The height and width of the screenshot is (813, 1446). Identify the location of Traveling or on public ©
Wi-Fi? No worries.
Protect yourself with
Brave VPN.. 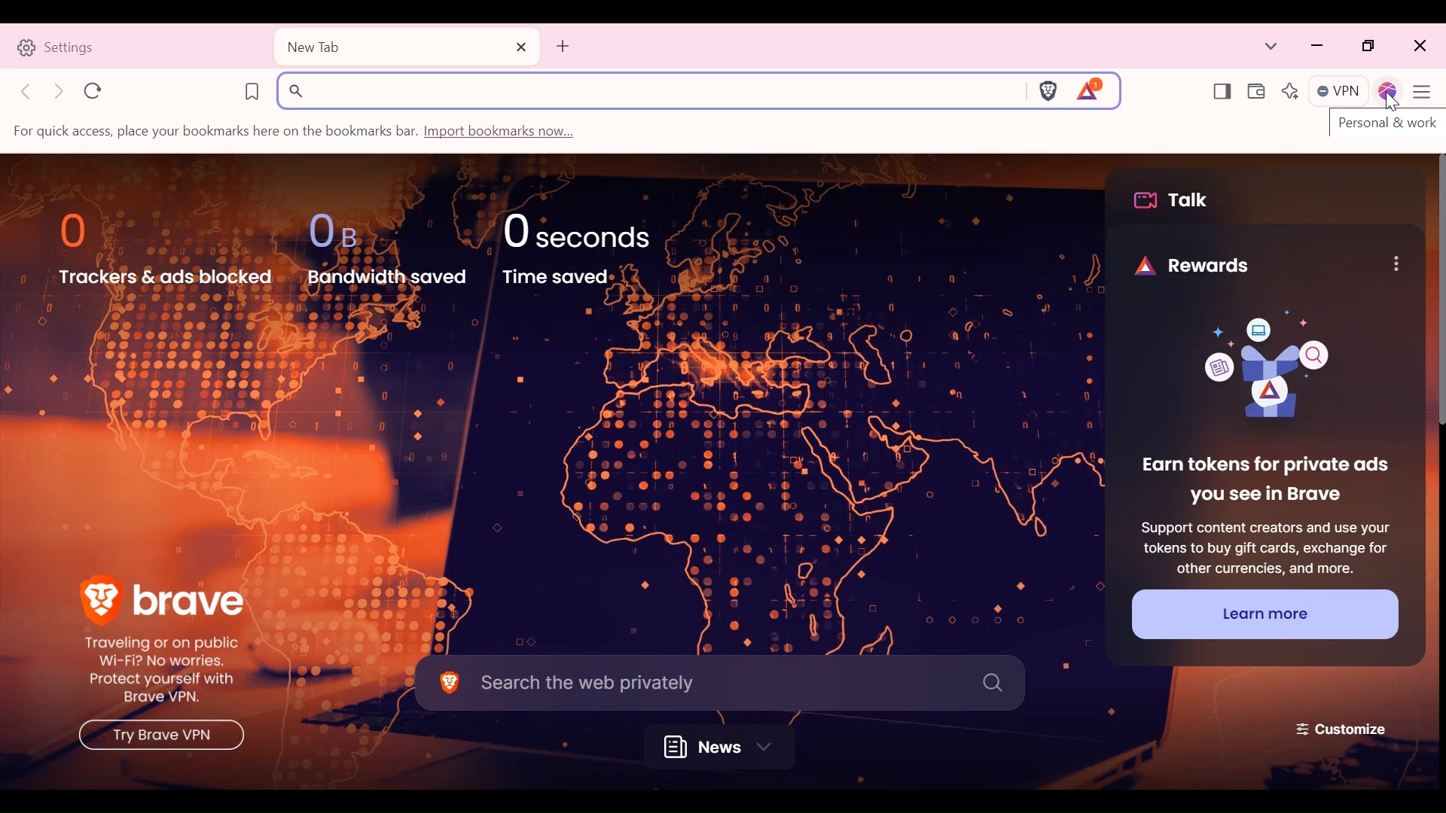
(163, 671).